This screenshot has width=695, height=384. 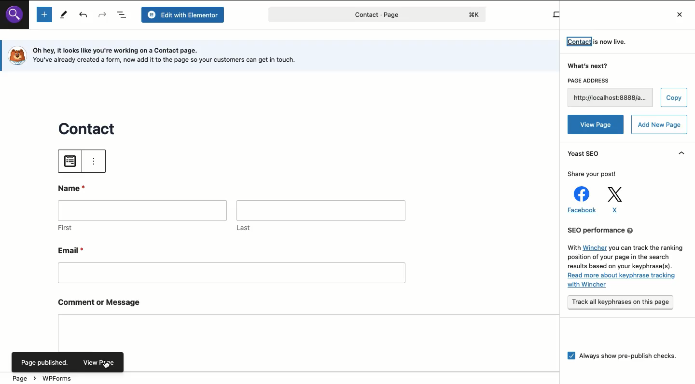 What do you see at coordinates (43, 379) in the screenshot?
I see `Page > WPForms` at bounding box center [43, 379].